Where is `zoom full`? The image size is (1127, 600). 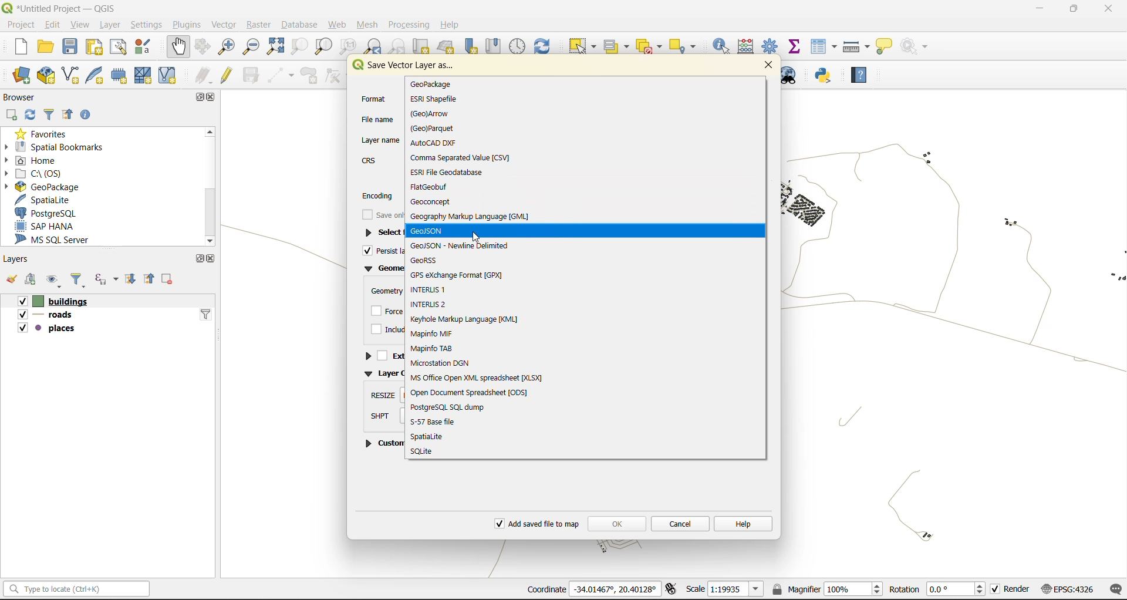 zoom full is located at coordinates (275, 46).